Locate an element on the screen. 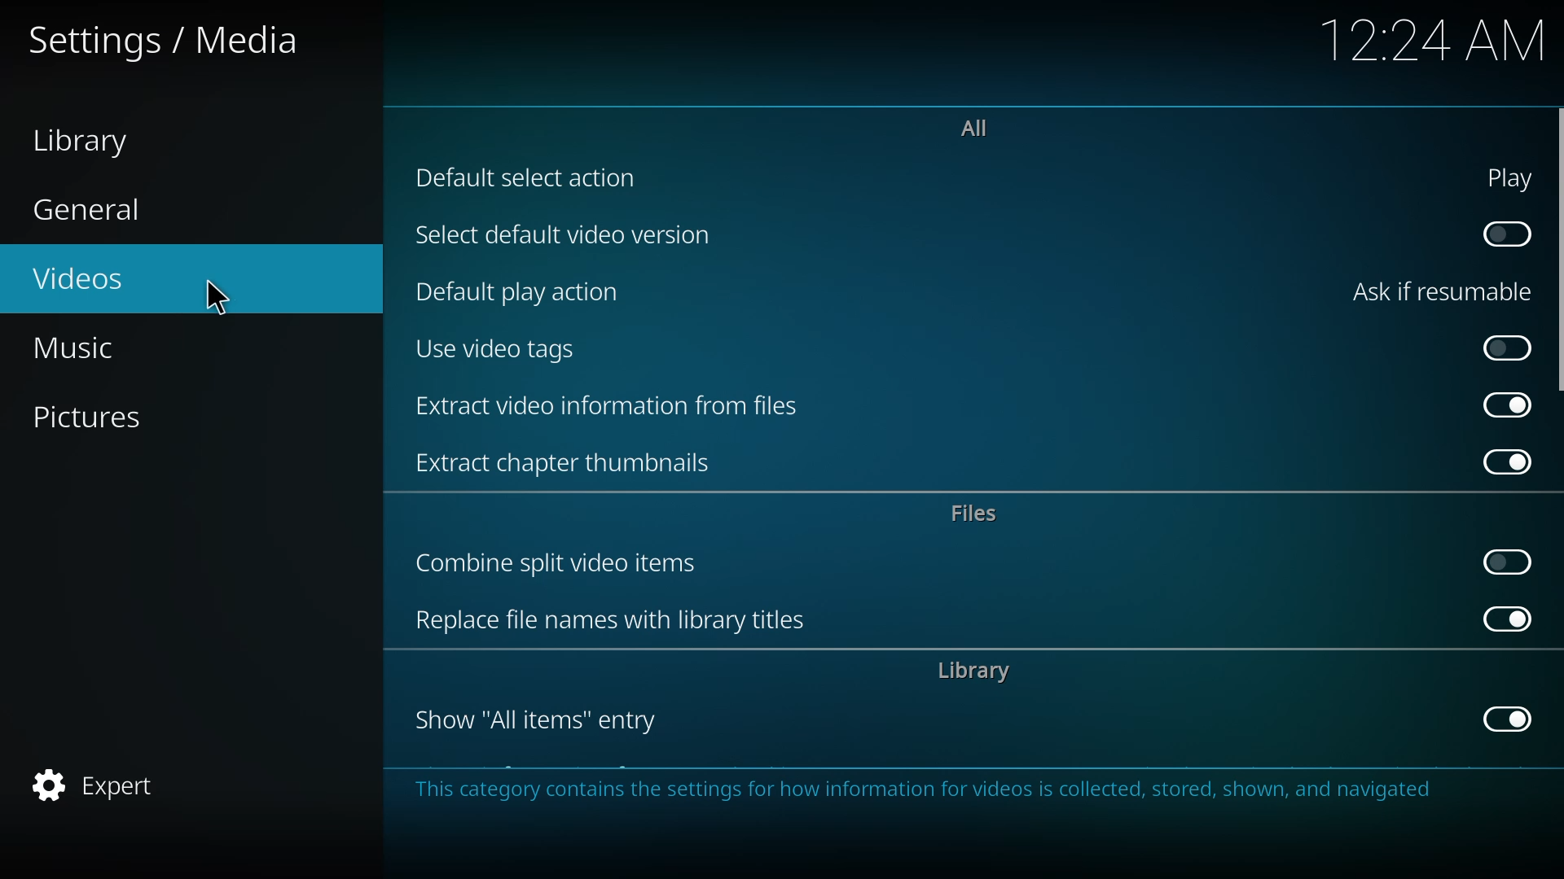  enabled is located at coordinates (1503, 405).